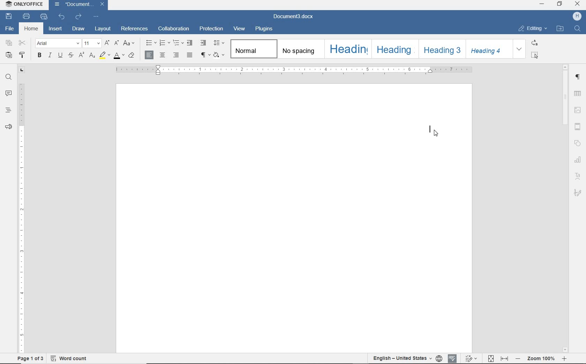 The image size is (586, 364). What do you see at coordinates (578, 77) in the screenshot?
I see `PARAGRAPH SETTINGS` at bounding box center [578, 77].